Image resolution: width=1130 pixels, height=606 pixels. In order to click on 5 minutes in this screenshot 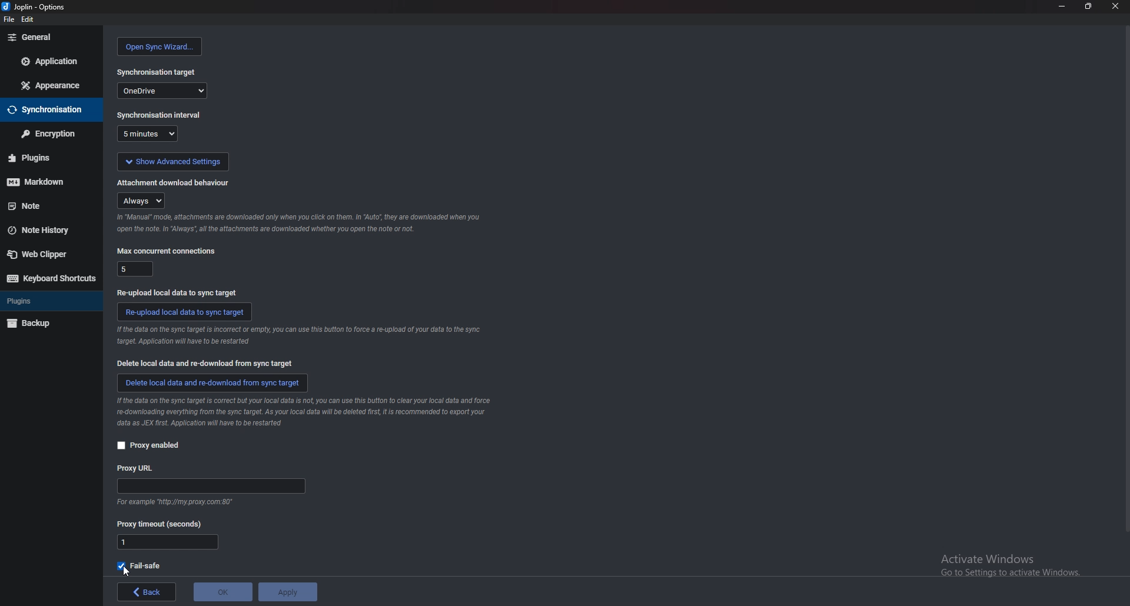, I will do `click(147, 134)`.